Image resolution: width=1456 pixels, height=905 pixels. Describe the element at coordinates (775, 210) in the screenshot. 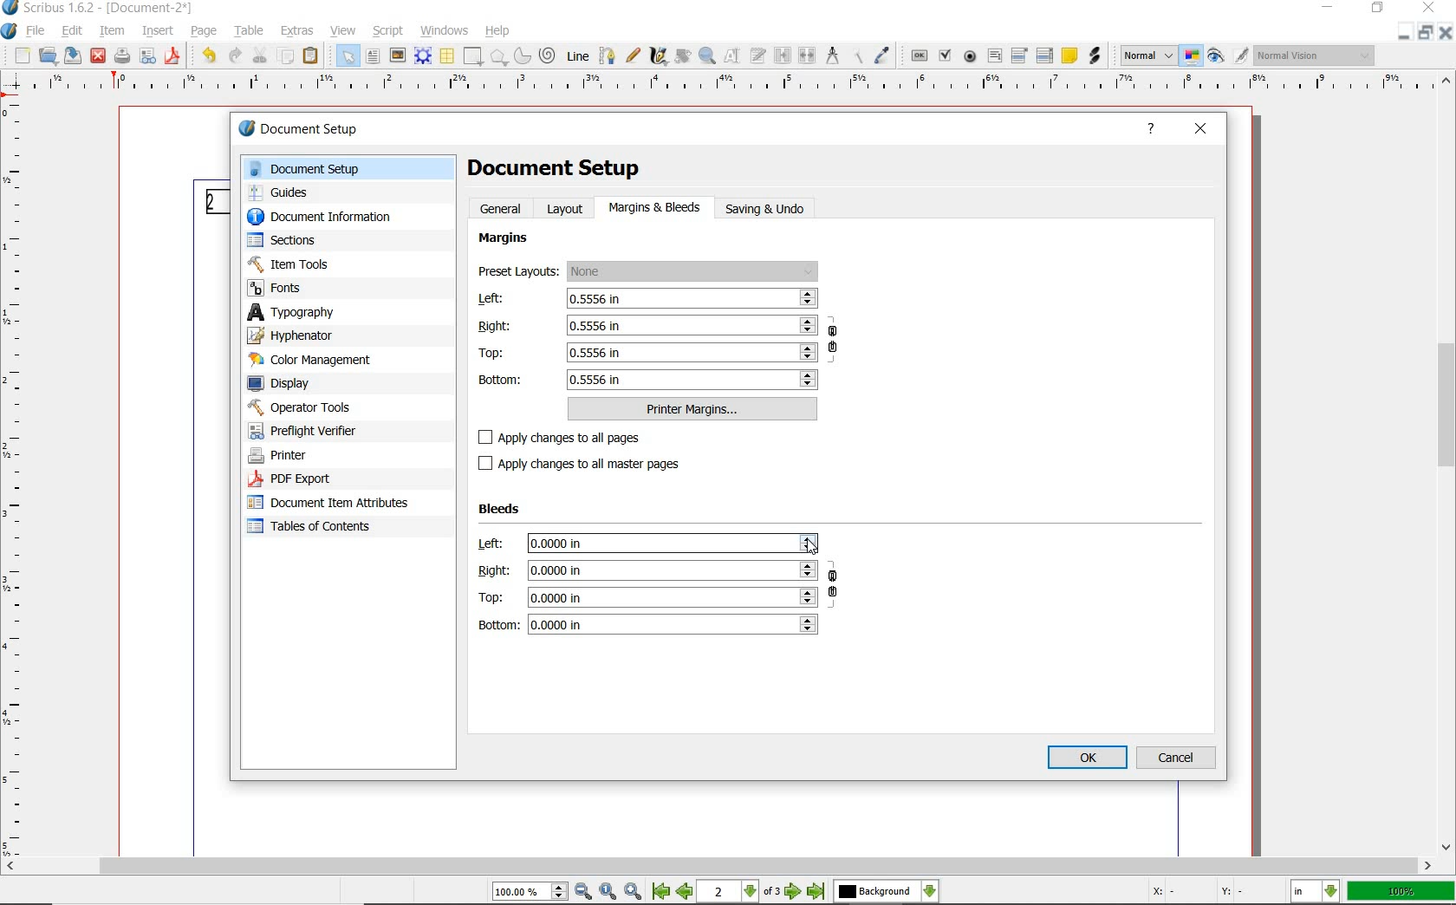

I see `saving & undo` at that location.